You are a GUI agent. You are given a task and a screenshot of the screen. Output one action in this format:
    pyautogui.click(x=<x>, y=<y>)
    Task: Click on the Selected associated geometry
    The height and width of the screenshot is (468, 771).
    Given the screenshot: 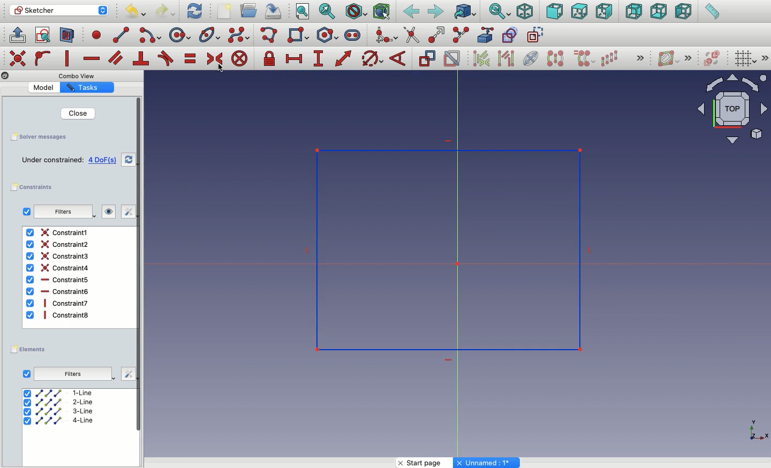 What is the action you would take?
    pyautogui.click(x=505, y=58)
    